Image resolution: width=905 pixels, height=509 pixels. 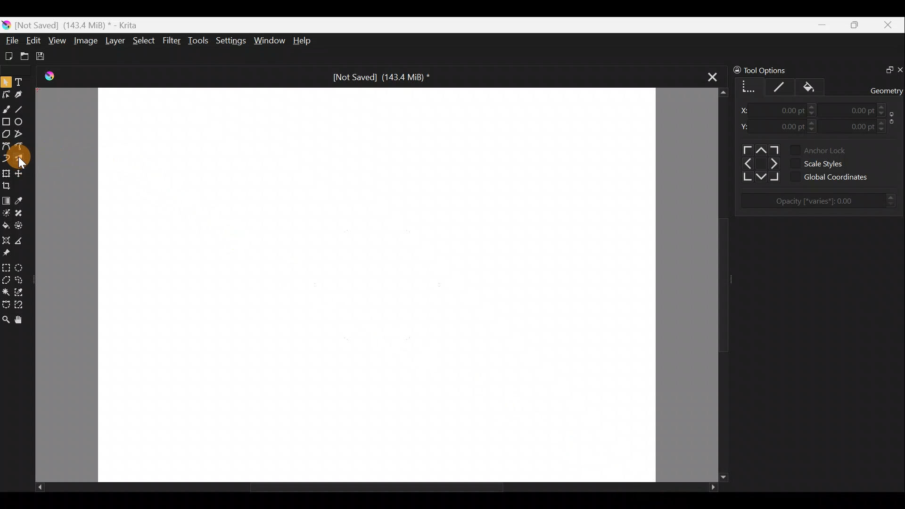 What do you see at coordinates (6, 133) in the screenshot?
I see `Polygon` at bounding box center [6, 133].